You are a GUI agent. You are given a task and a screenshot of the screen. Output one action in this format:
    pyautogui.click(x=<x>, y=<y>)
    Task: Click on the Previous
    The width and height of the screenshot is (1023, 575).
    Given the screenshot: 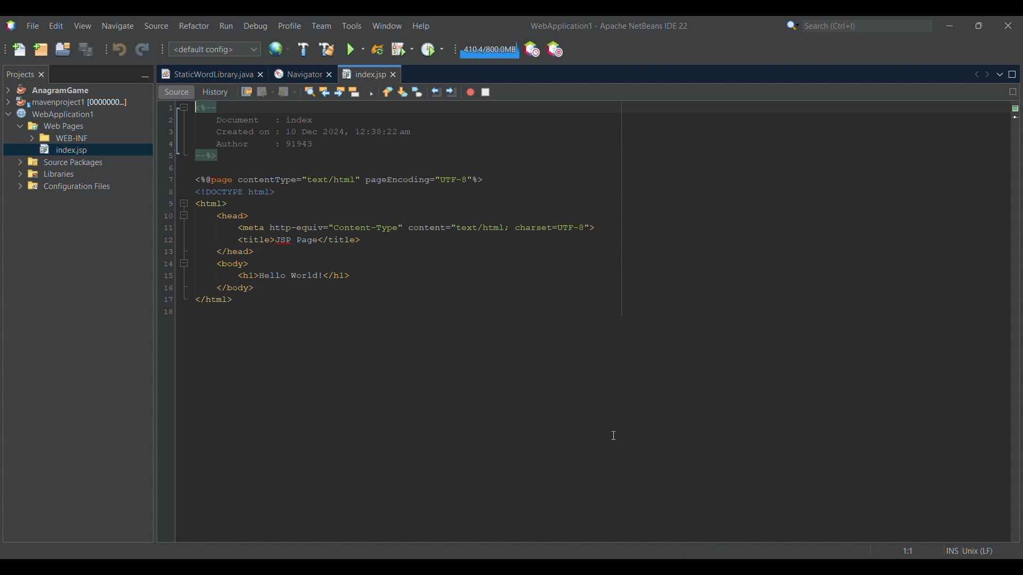 What is the action you would take?
    pyautogui.click(x=976, y=75)
    